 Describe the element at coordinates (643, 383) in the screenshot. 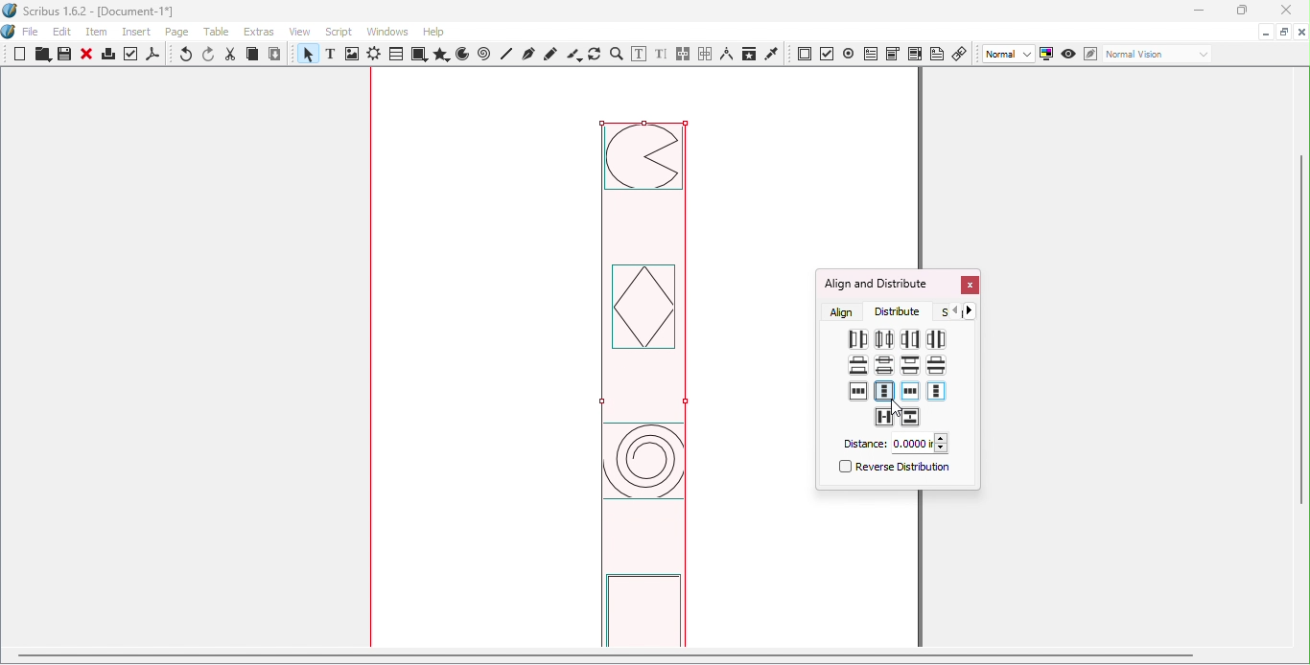

I see `image aligned` at that location.